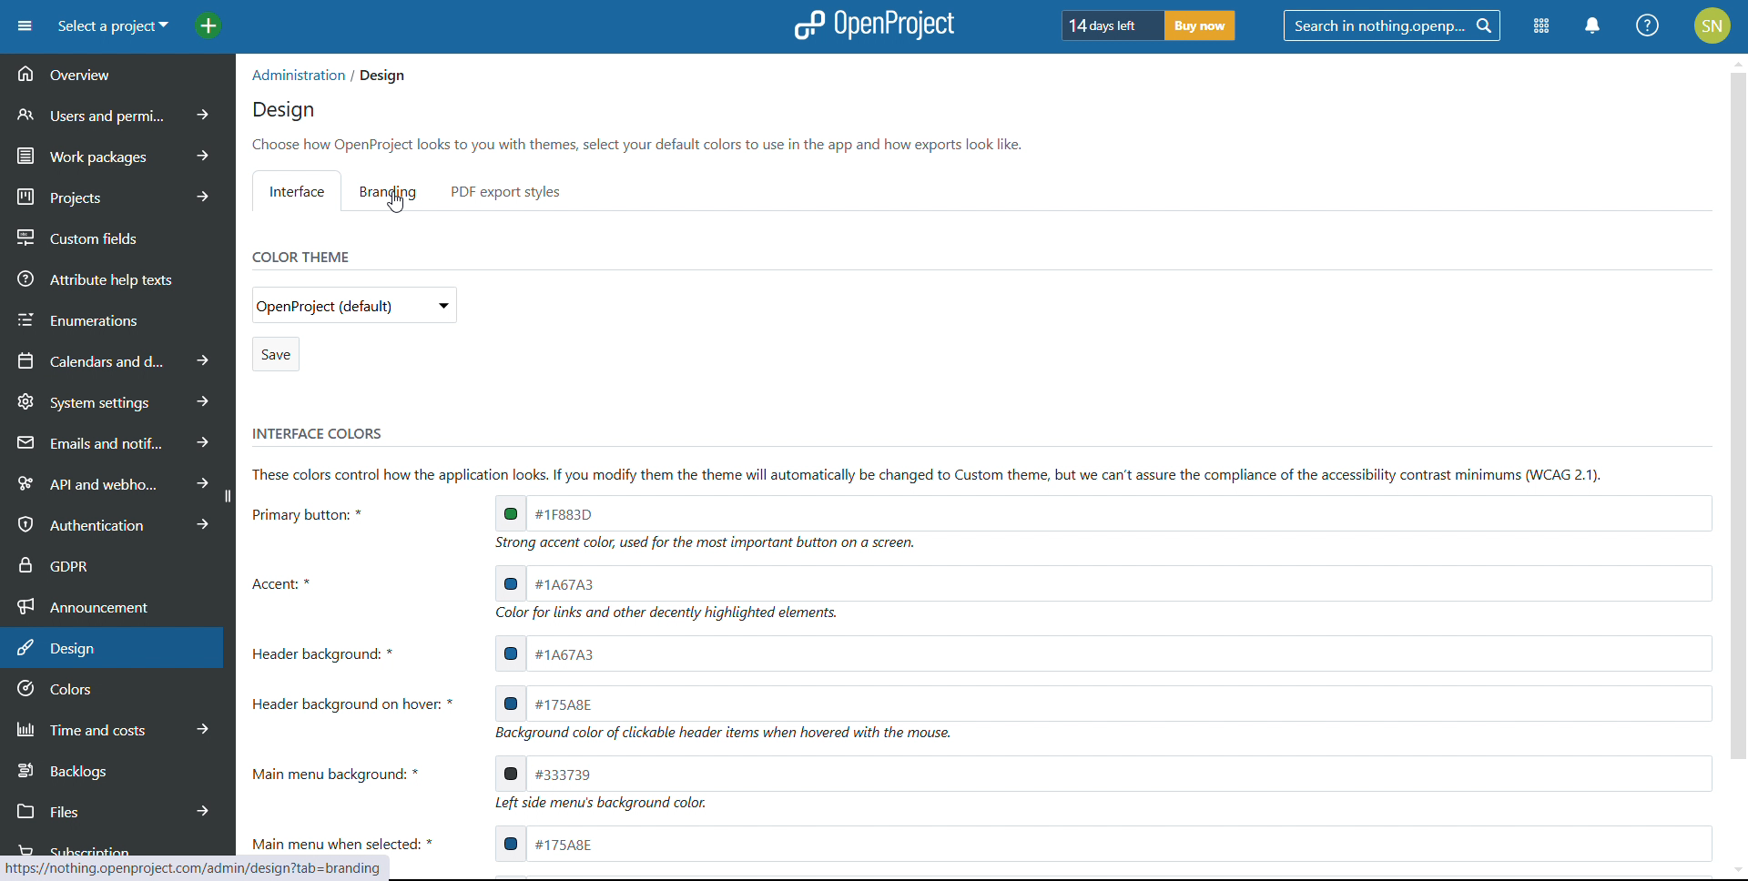  Describe the element at coordinates (1103, 774) in the screenshot. I see `main menu background` at that location.